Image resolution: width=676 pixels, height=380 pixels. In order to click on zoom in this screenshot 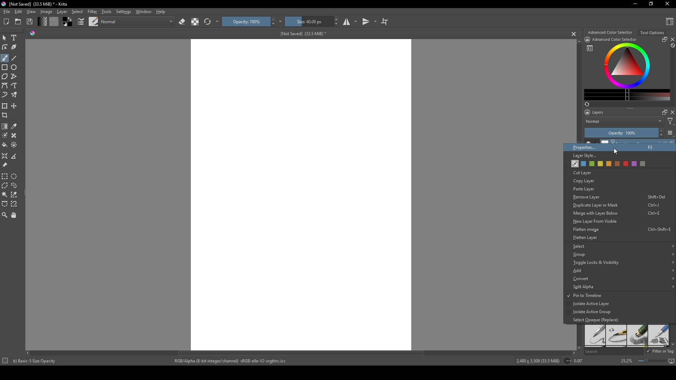, I will do `click(5, 215)`.